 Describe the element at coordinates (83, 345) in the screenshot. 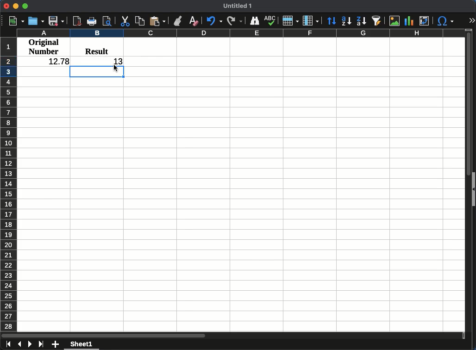

I see `sheet 1` at that location.